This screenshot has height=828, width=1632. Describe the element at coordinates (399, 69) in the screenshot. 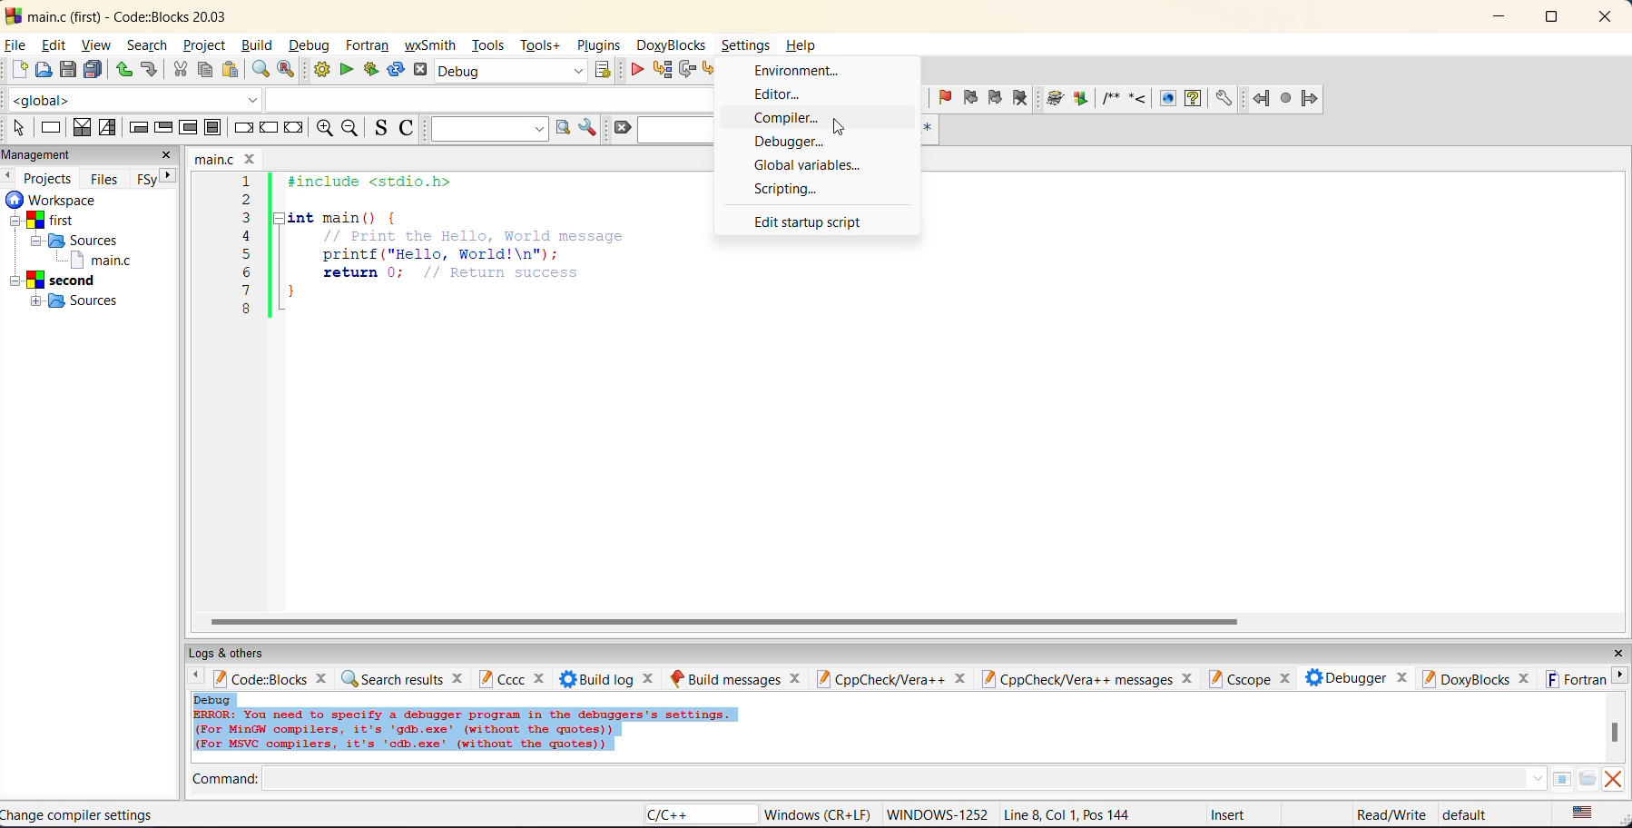

I see `rebuild` at that location.